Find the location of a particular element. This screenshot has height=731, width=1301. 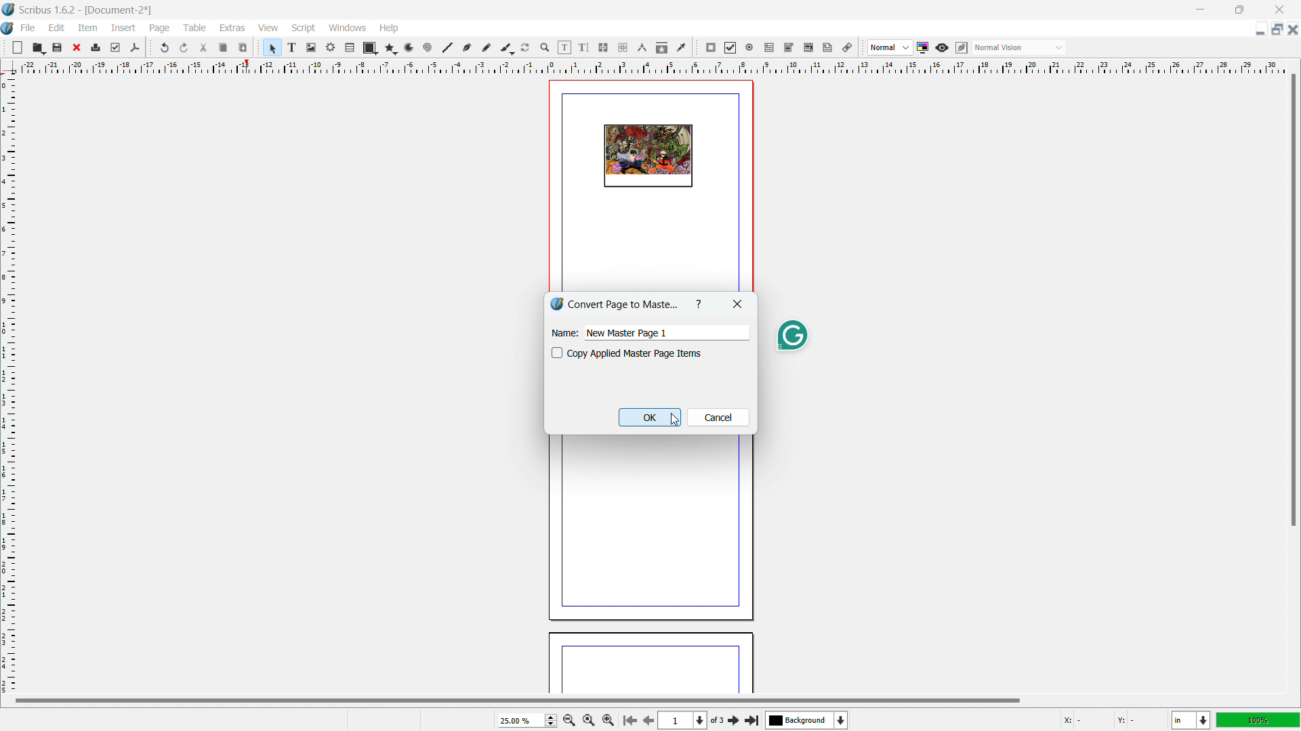

of 3 is located at coordinates (717, 721).